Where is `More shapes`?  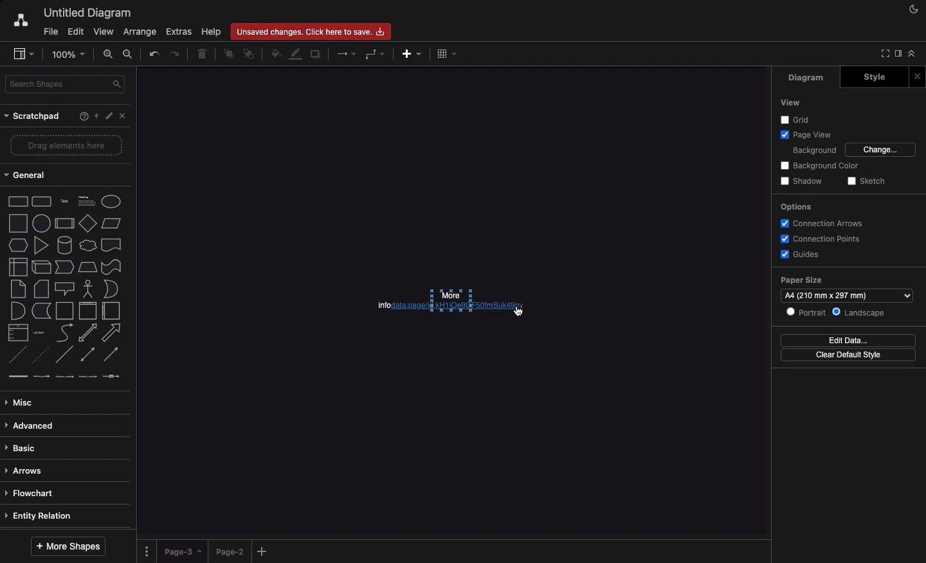 More shapes is located at coordinates (70, 546).